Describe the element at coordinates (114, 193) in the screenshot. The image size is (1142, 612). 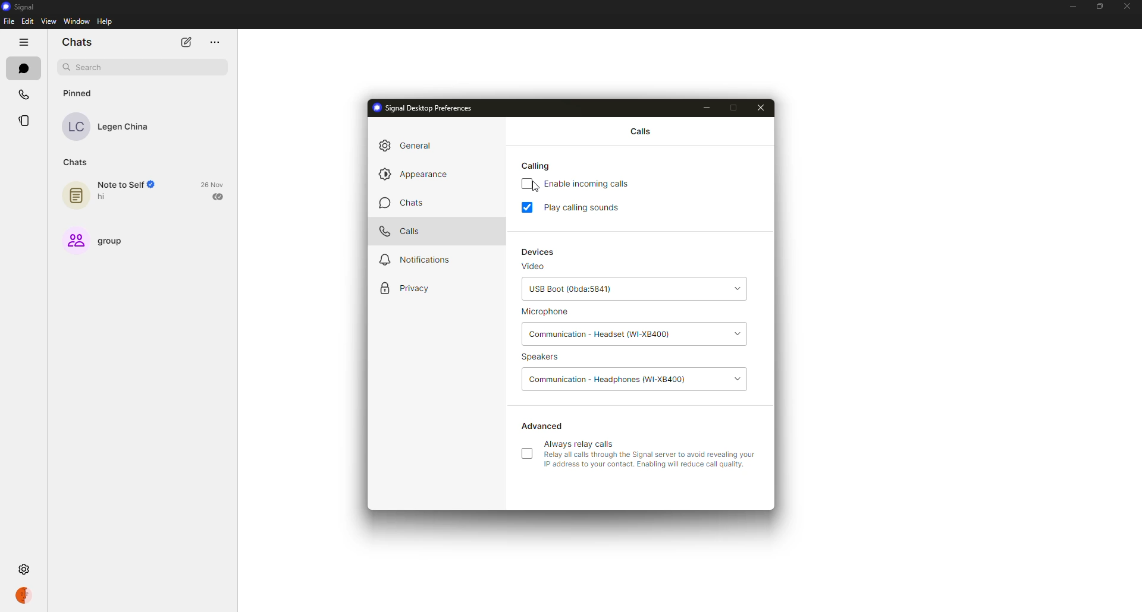
I see `note to self` at that location.